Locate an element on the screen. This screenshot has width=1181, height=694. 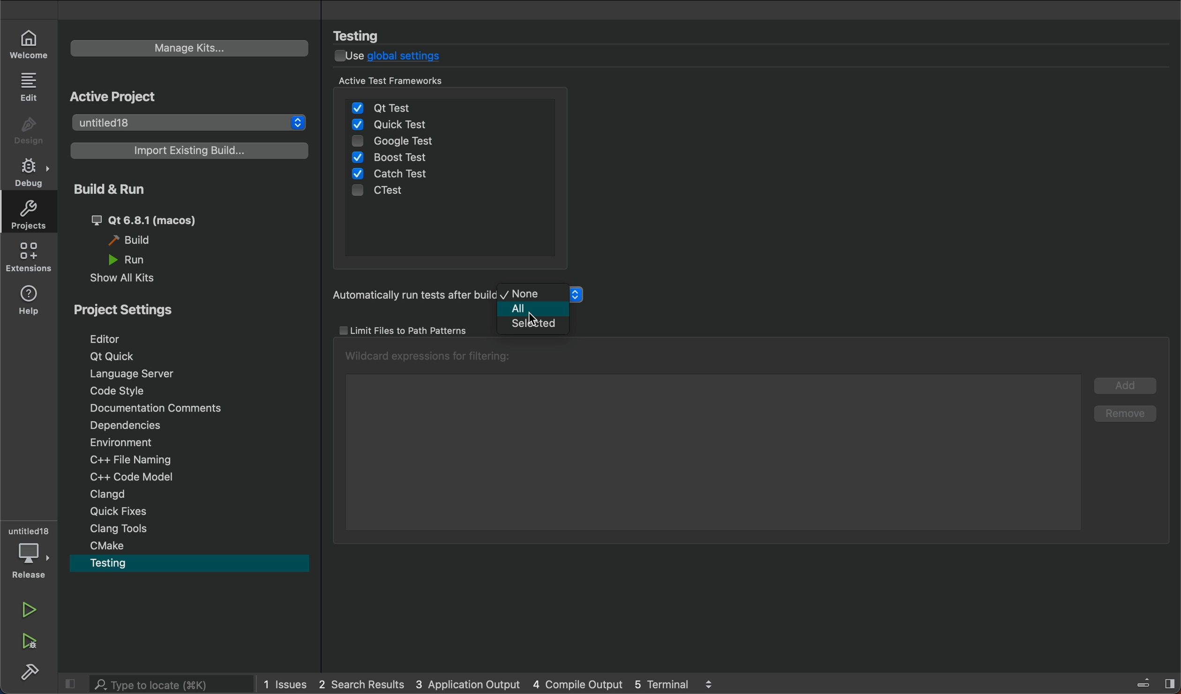
catch test is located at coordinates (391, 177).